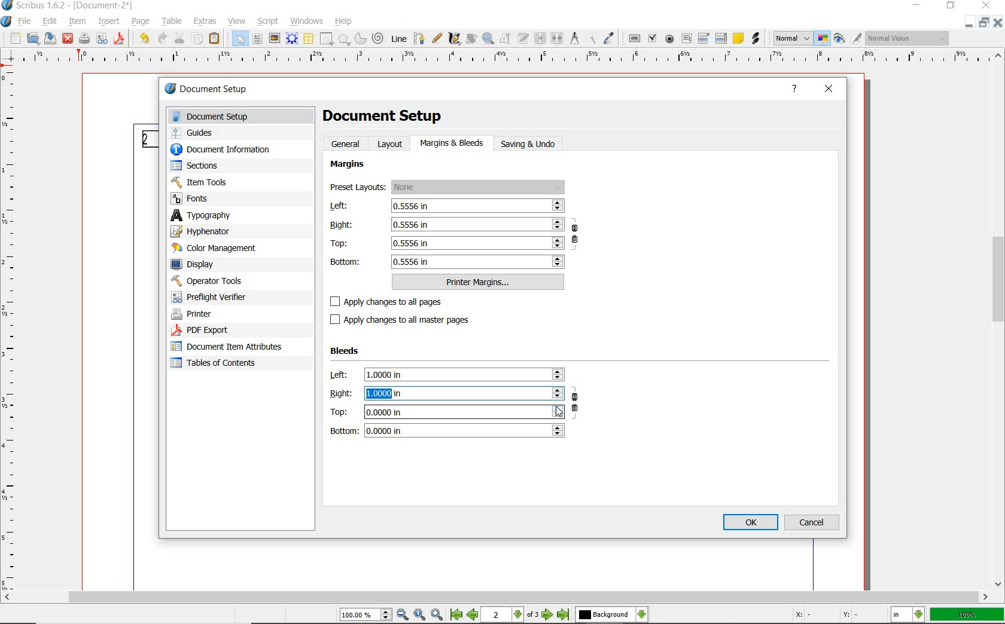 This screenshot has width=1005, height=624. I want to click on save, so click(50, 39).